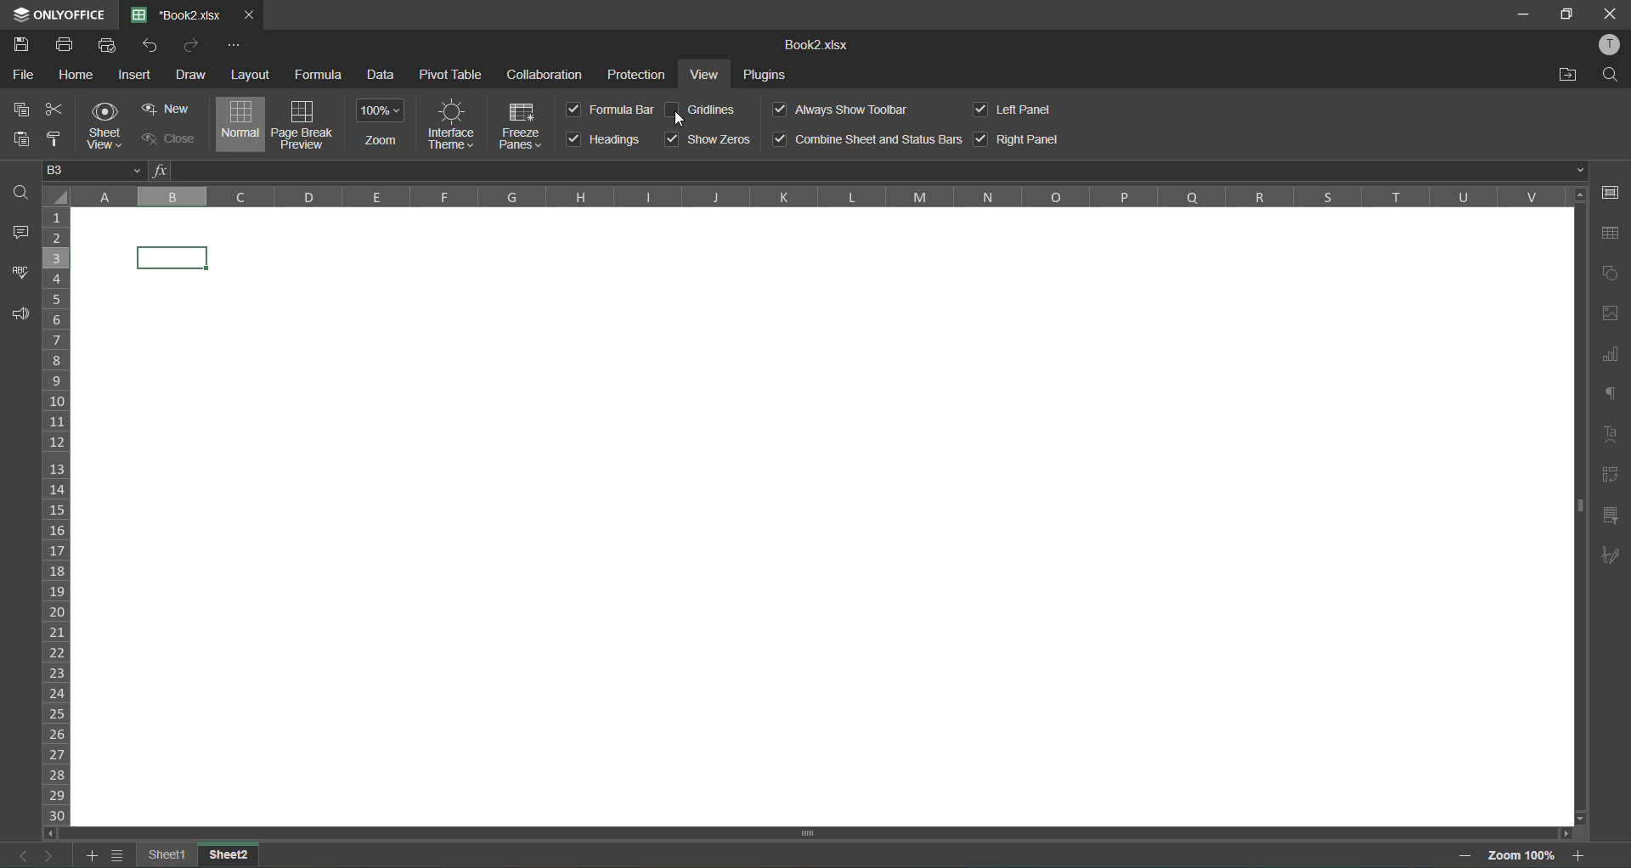  Describe the element at coordinates (840, 108) in the screenshot. I see `always show toolbar` at that location.